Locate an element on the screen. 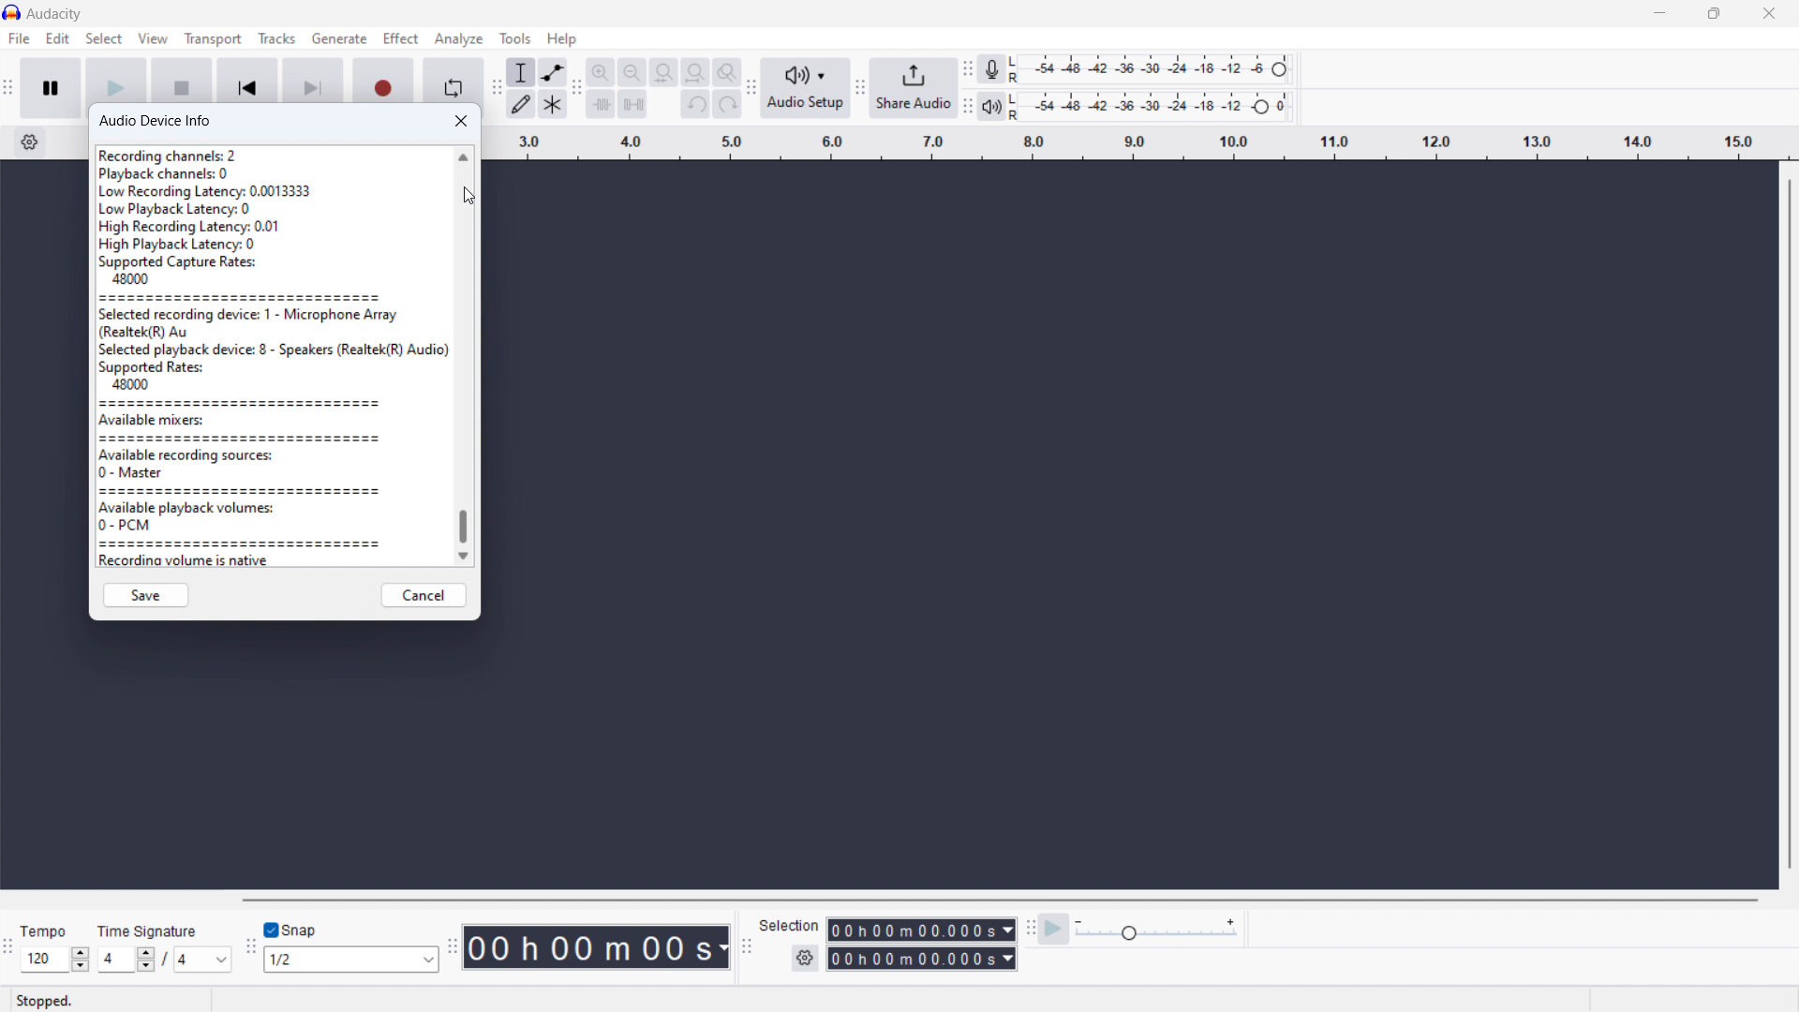  undo is located at coordinates (695, 104).